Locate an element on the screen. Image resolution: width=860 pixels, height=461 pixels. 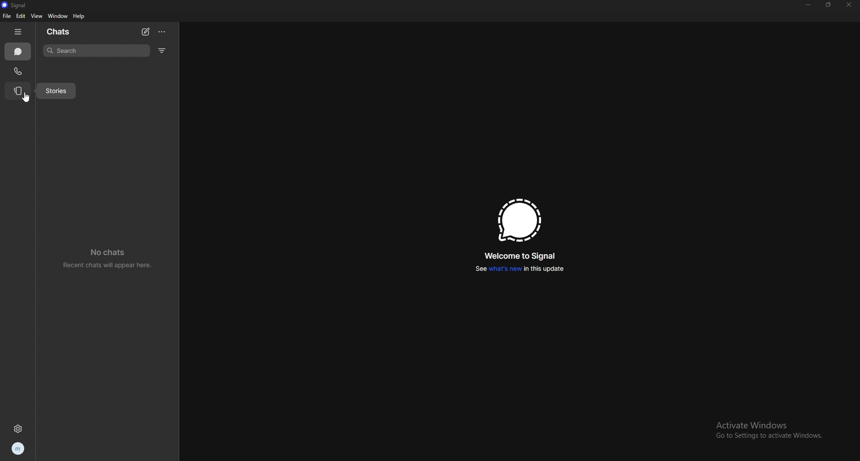
no chats is located at coordinates (109, 252).